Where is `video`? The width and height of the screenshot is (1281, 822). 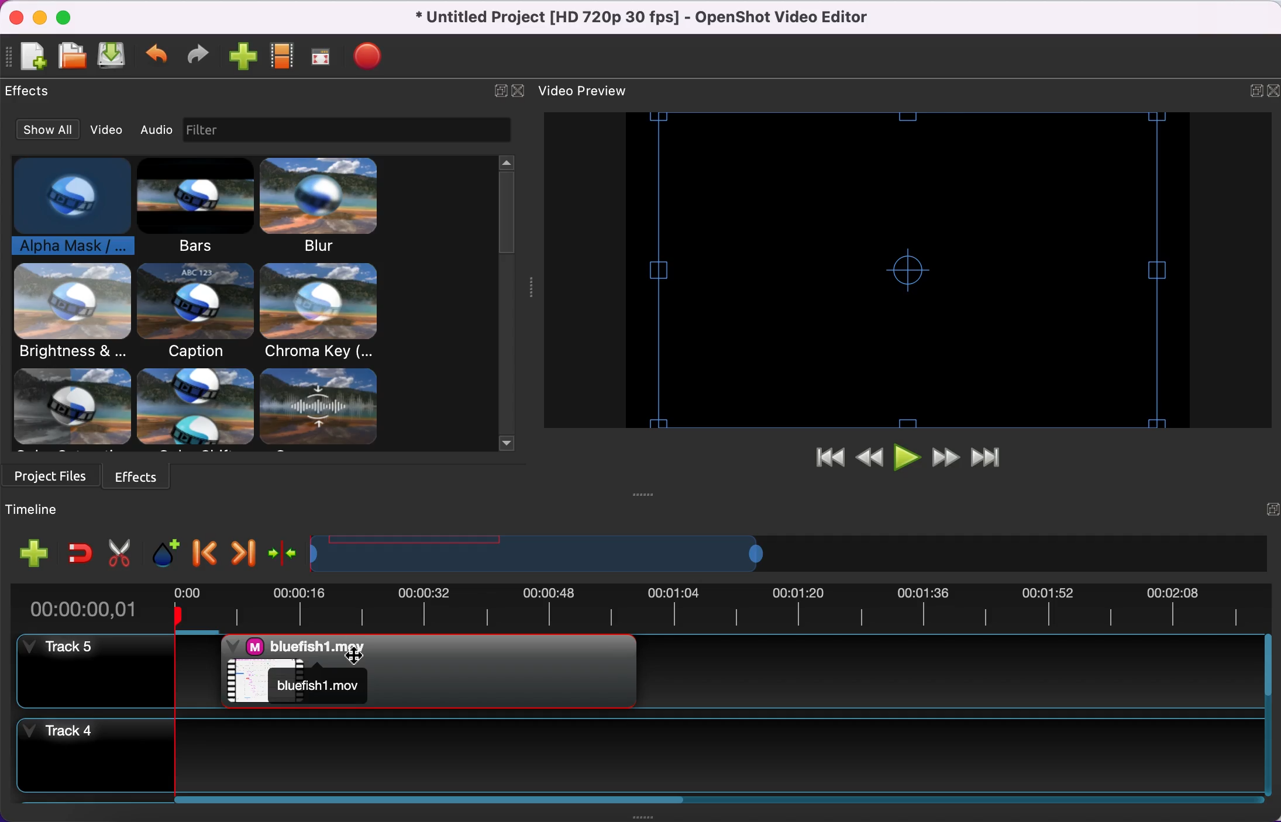
video is located at coordinates (107, 129).